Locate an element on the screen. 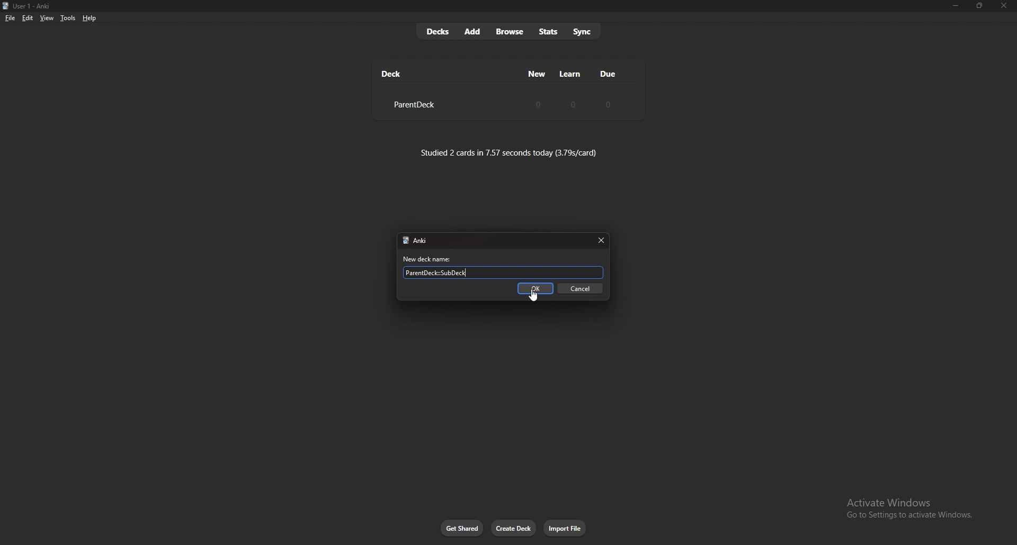  Maximize/resize is located at coordinates (979, 6).